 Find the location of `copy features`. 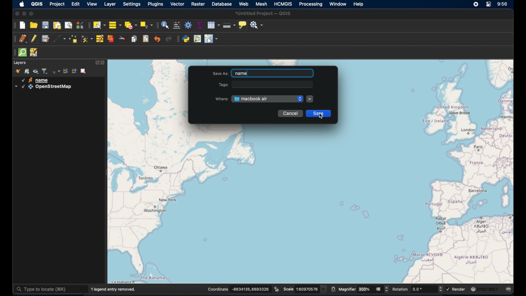

copy features is located at coordinates (135, 39).